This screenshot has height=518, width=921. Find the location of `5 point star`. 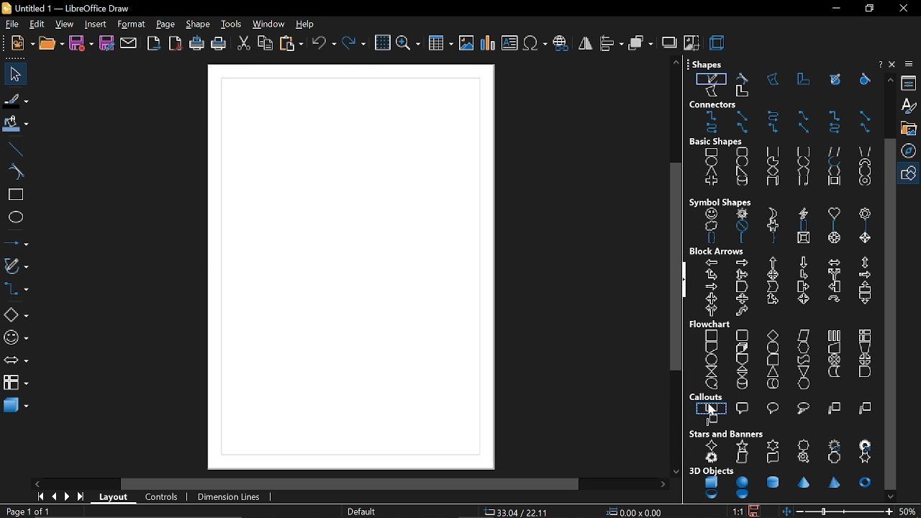

5 point star is located at coordinates (741, 445).